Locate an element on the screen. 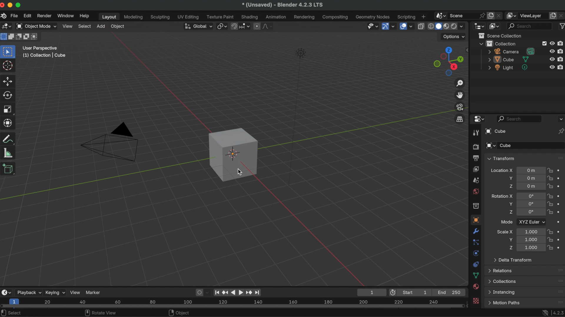 This screenshot has width=565, height=317. overlays is located at coordinates (412, 27).